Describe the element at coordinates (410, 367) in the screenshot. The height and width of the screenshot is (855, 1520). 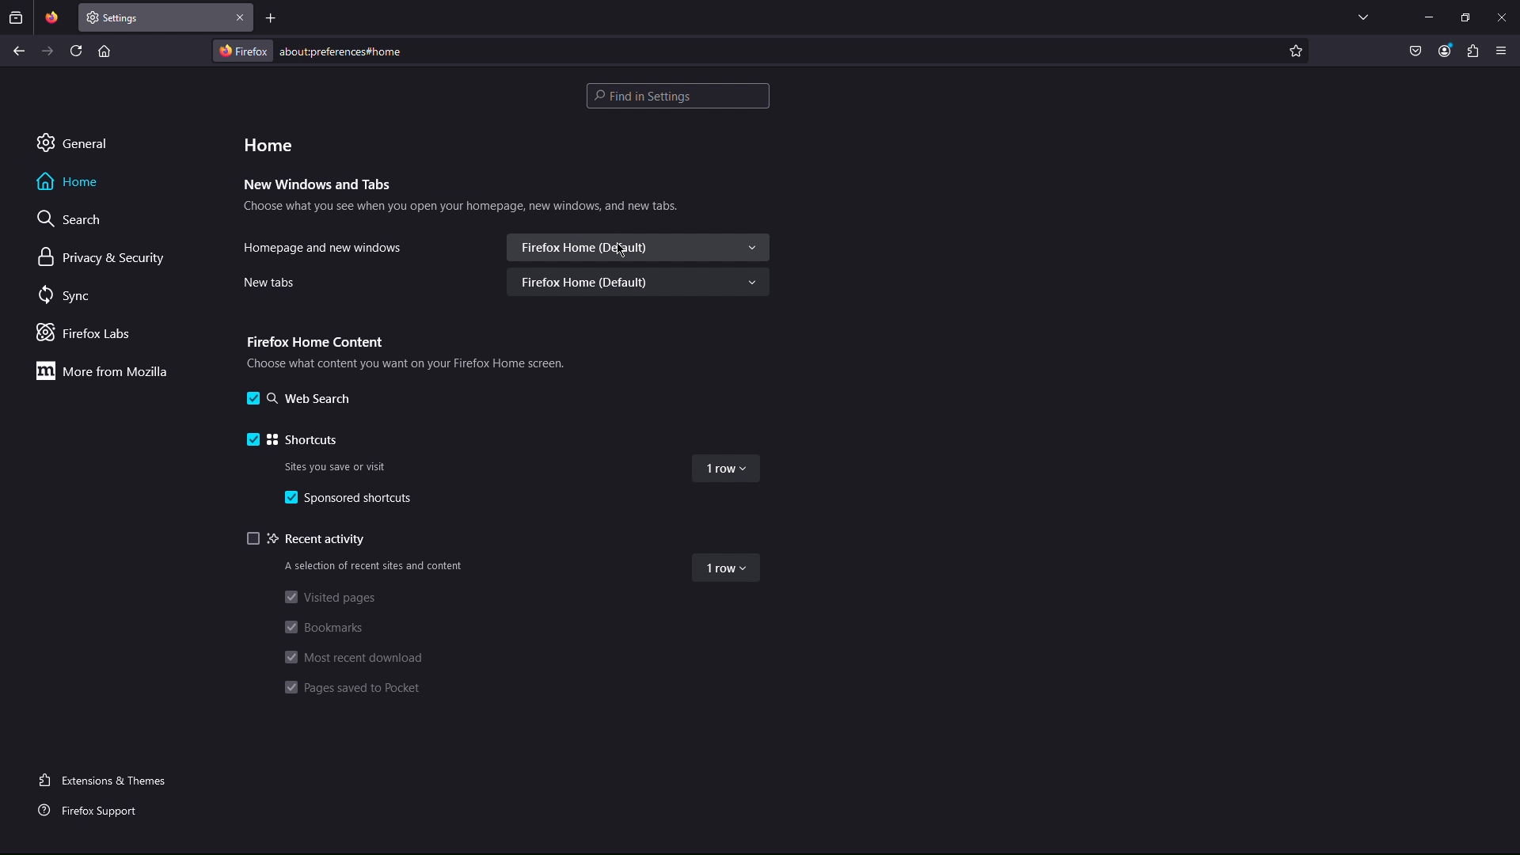
I see `Choose what content you want on your Firefox Home screen` at that location.